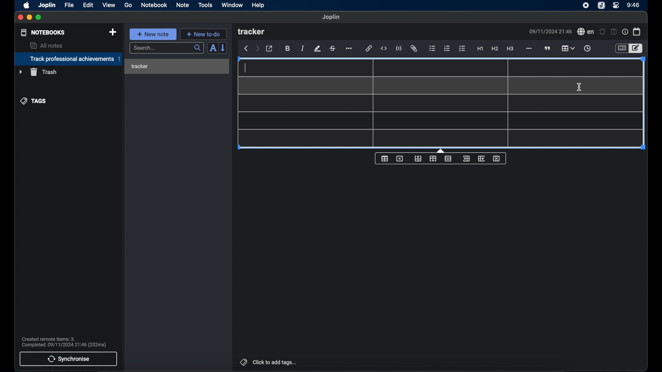  Describe the element at coordinates (400, 158) in the screenshot. I see `delet table` at that location.